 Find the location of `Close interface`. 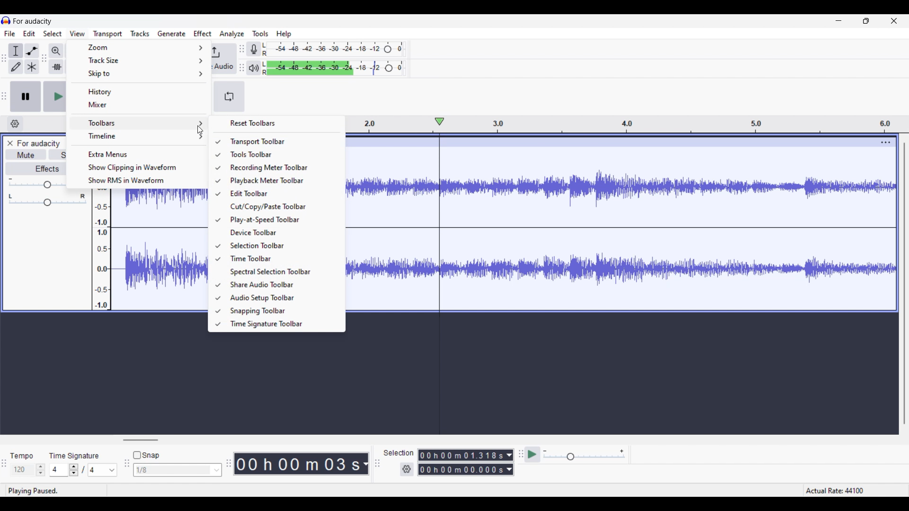

Close interface is located at coordinates (894, 21).